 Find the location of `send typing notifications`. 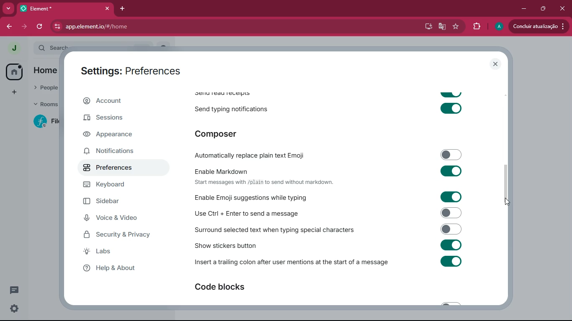

send typing notifications is located at coordinates (331, 107).